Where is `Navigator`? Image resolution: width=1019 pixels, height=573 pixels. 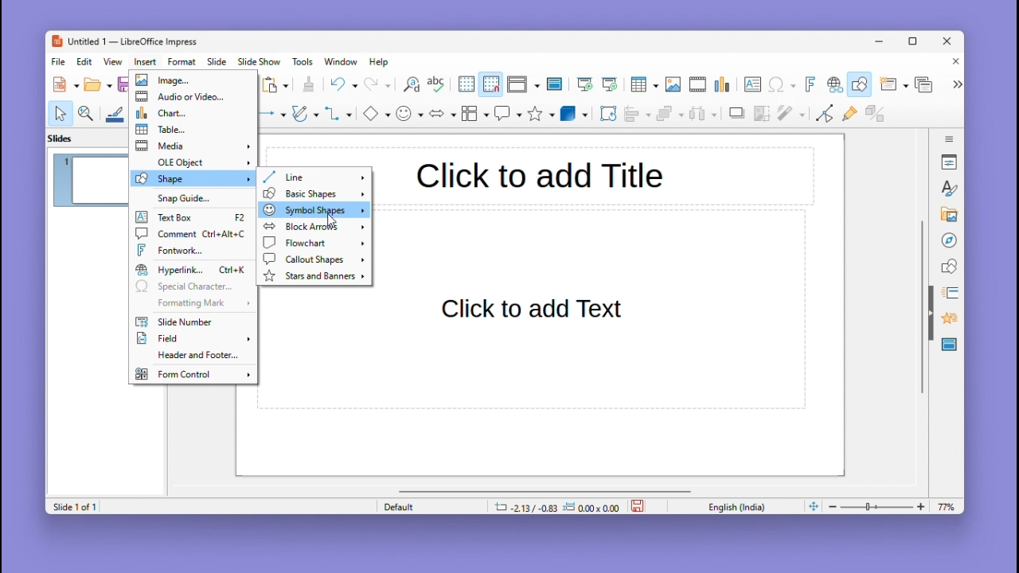 Navigator is located at coordinates (949, 239).